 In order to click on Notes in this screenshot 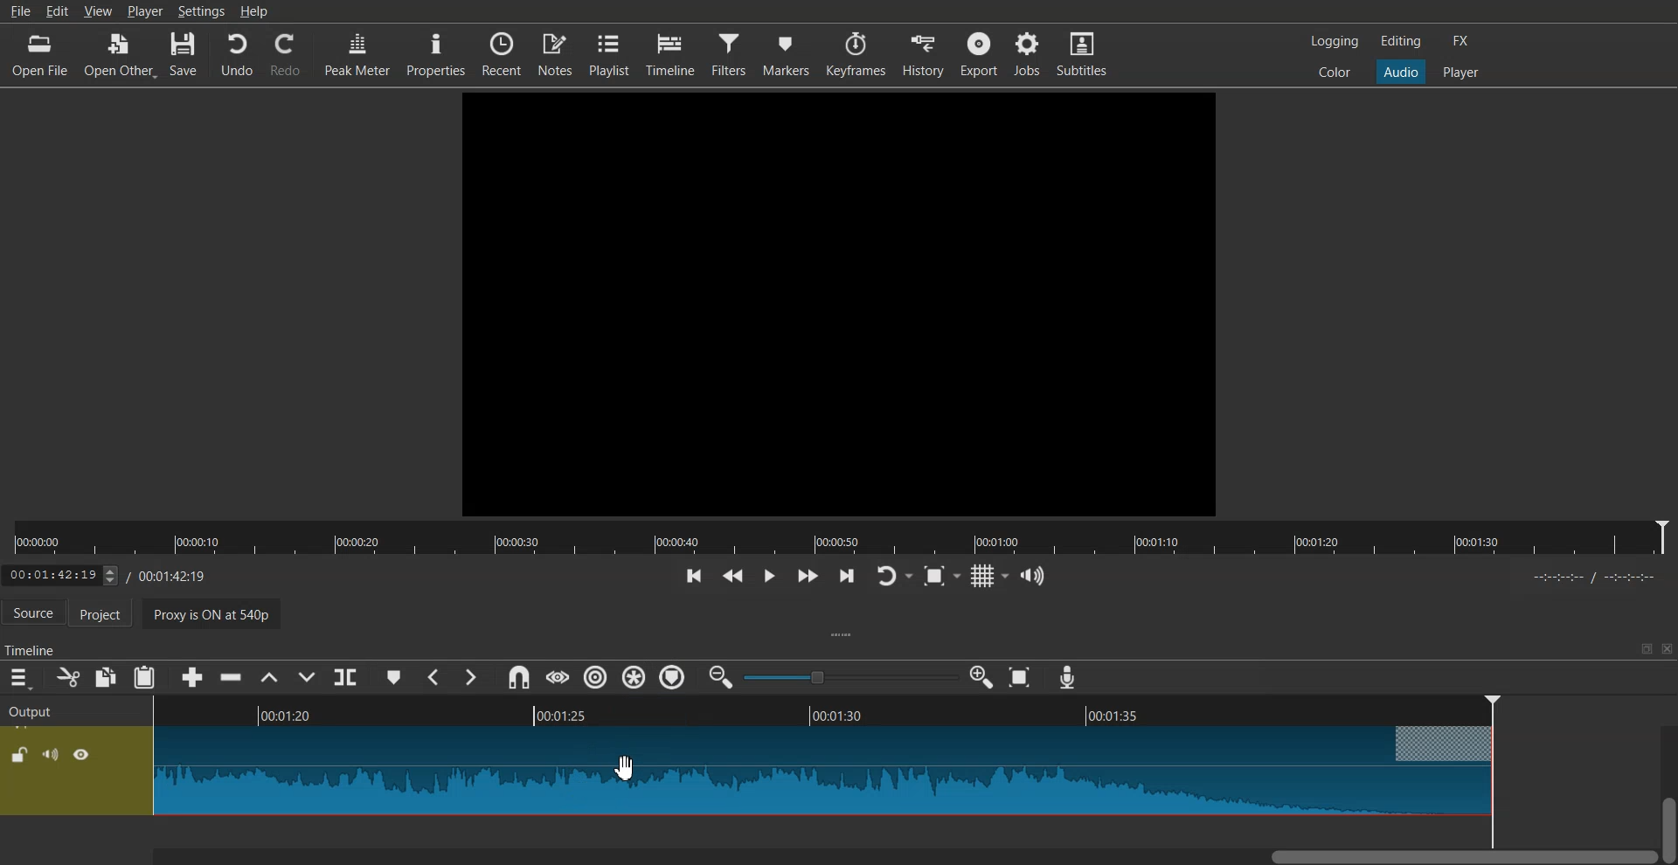, I will do `click(557, 54)`.